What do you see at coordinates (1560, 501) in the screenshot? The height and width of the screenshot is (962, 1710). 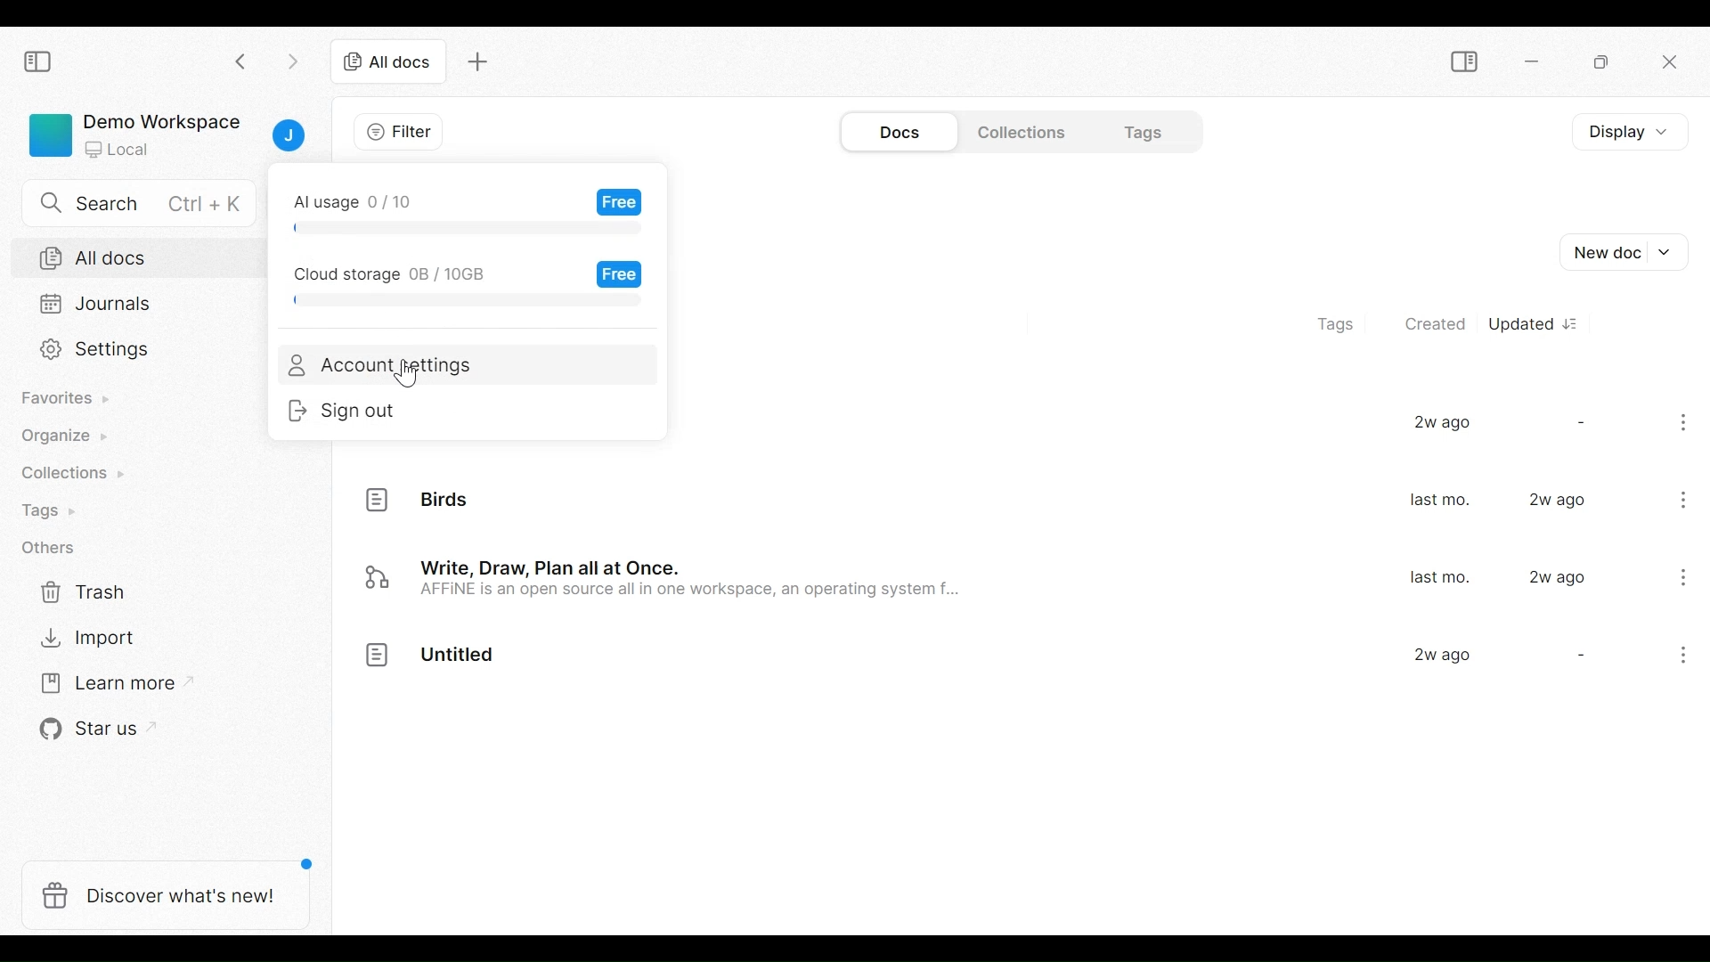 I see `2w ago` at bounding box center [1560, 501].